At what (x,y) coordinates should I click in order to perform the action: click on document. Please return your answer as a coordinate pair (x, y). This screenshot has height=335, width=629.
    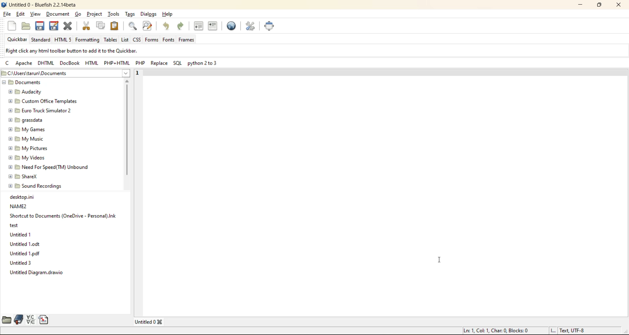
    Looking at the image, I should click on (59, 15).